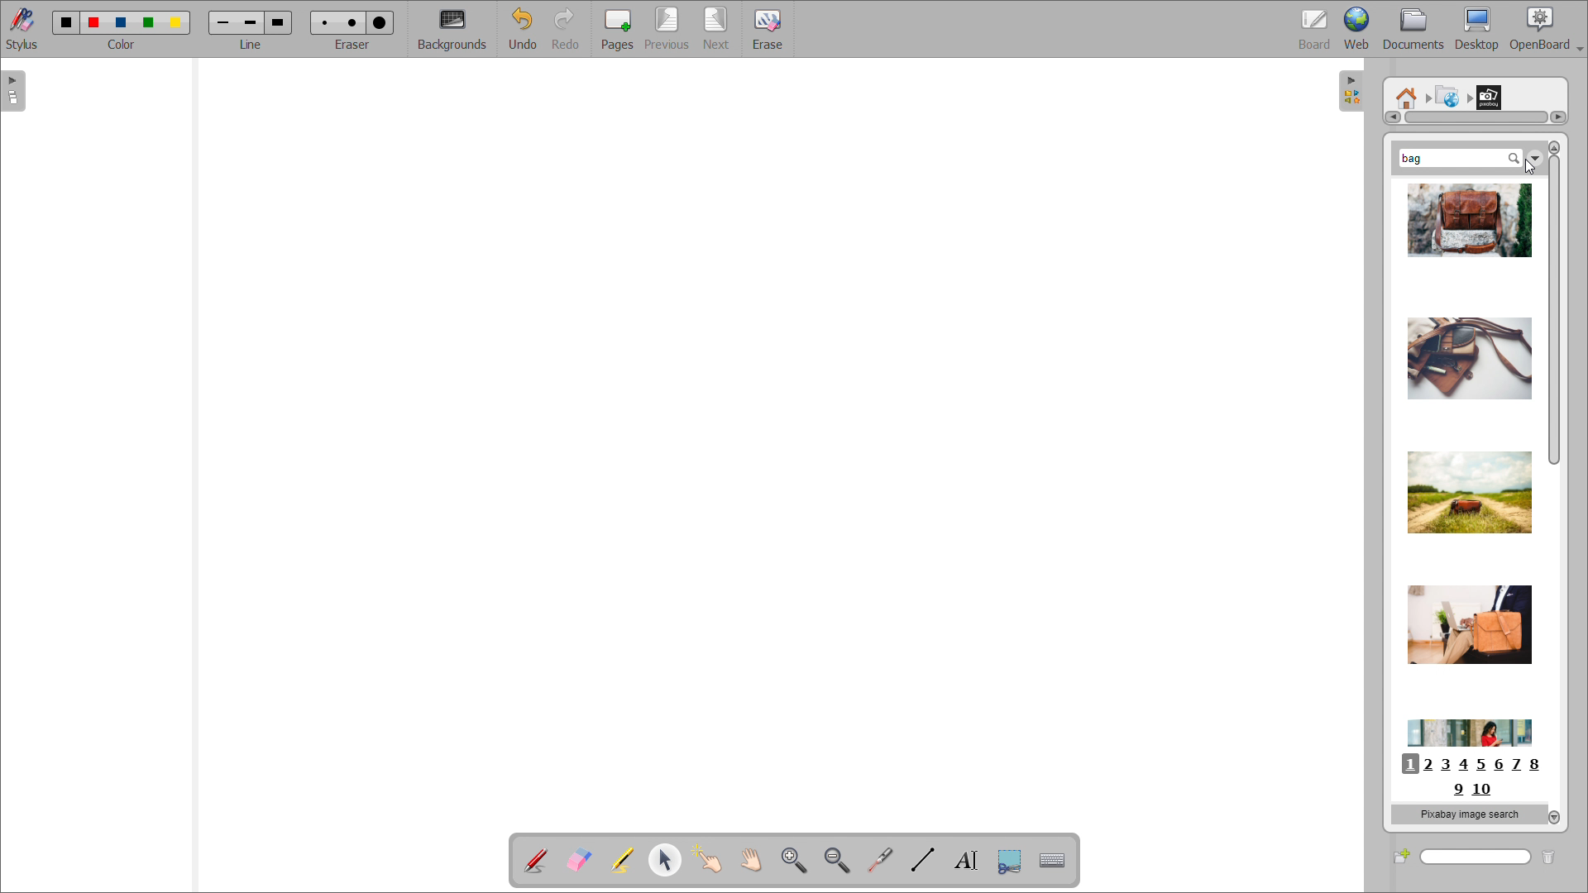  Describe the element at coordinates (122, 45) in the screenshot. I see `color` at that location.